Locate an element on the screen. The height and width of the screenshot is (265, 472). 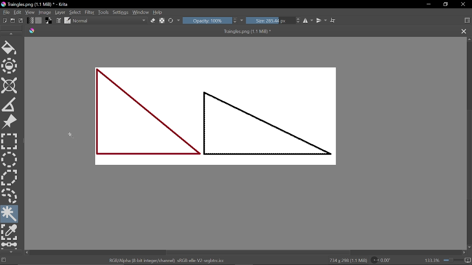
Move down is located at coordinates (469, 248).